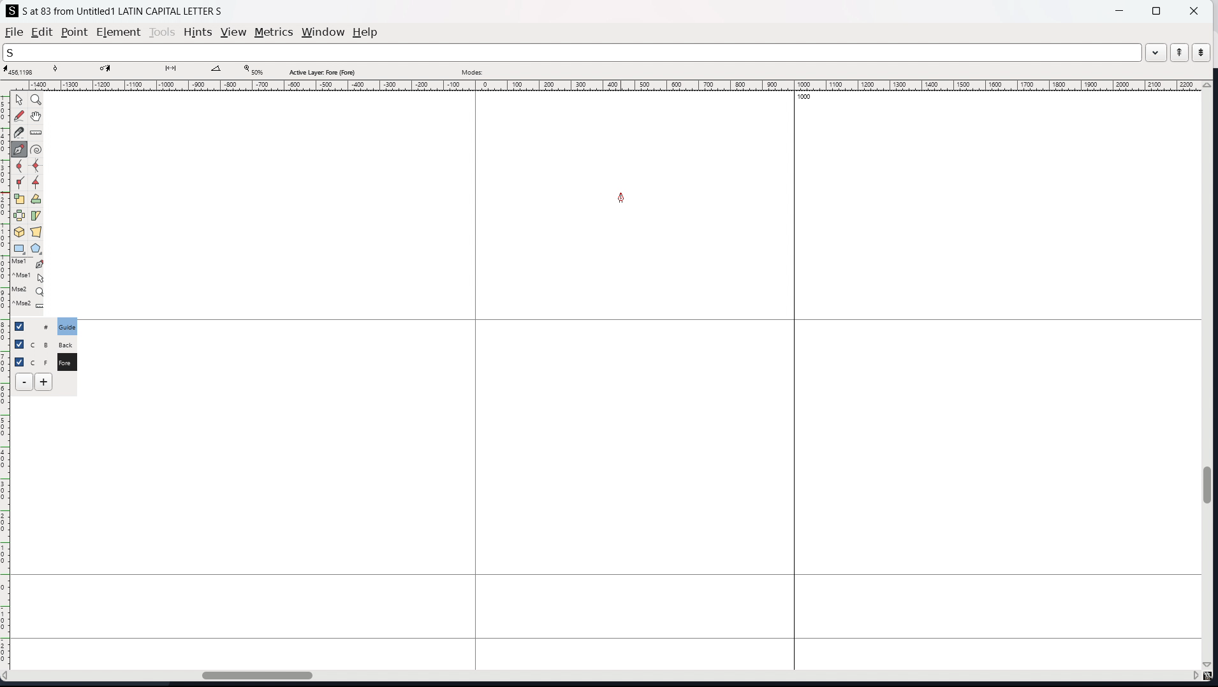 The height and width of the screenshot is (687, 1218). What do you see at coordinates (66, 361) in the screenshot?
I see `C F Fore` at bounding box center [66, 361].